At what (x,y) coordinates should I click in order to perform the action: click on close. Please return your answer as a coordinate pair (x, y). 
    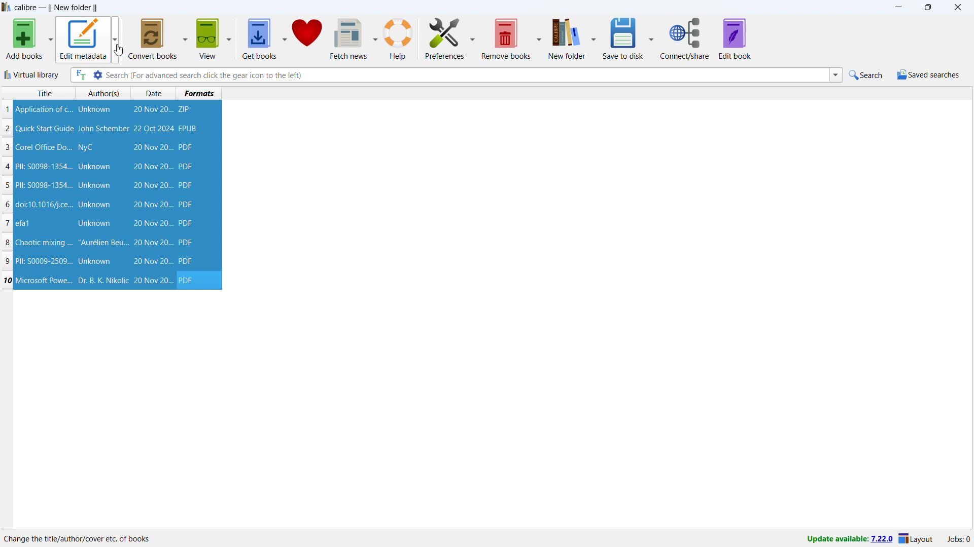
    Looking at the image, I should click on (957, 7).